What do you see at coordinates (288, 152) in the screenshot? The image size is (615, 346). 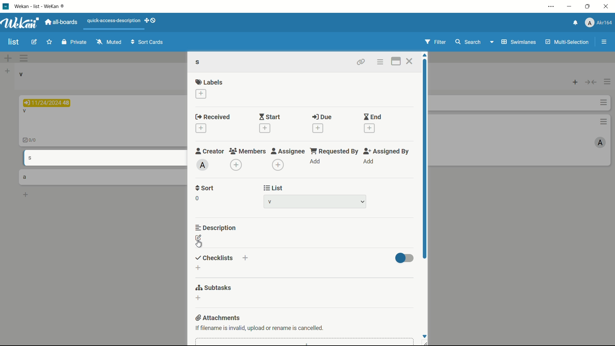 I see `assignee` at bounding box center [288, 152].